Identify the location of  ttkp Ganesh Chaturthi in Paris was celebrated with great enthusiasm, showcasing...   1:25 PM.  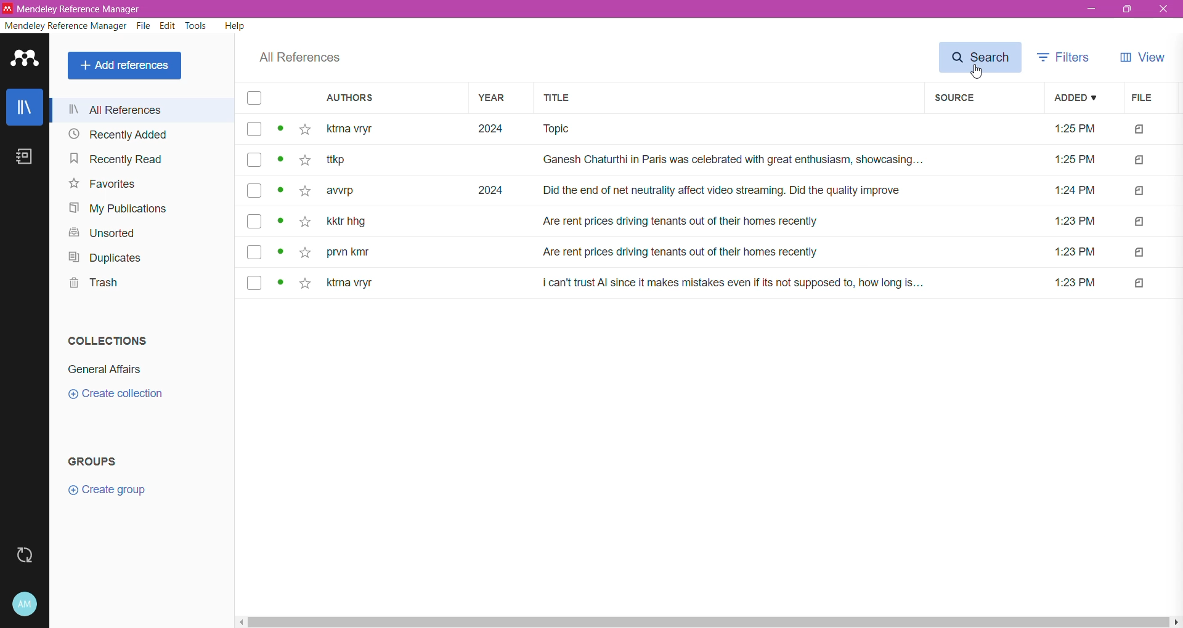
(716, 161).